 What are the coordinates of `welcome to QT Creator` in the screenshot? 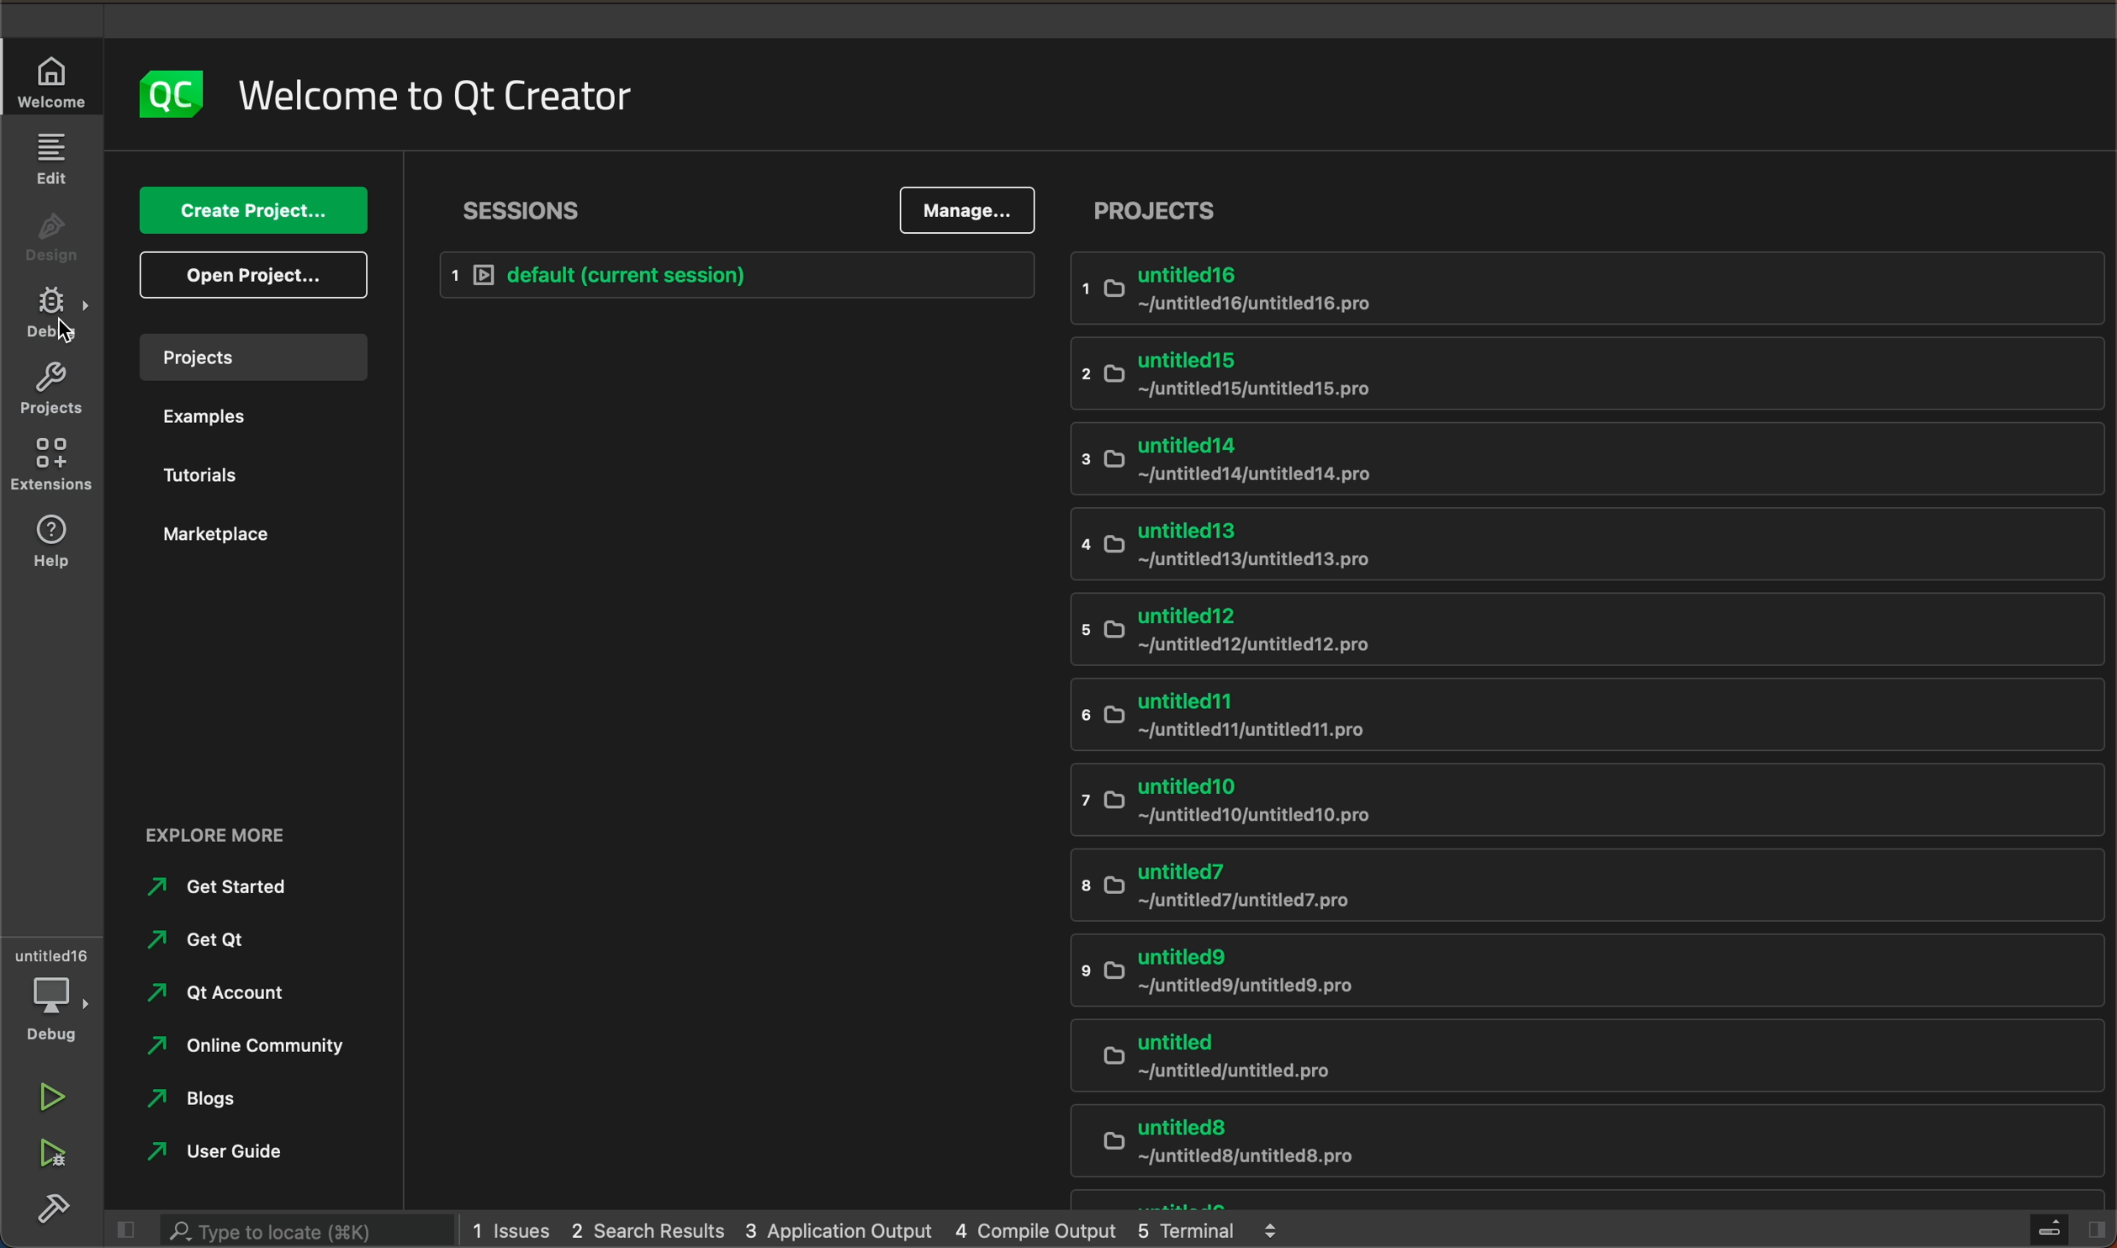 It's located at (436, 94).